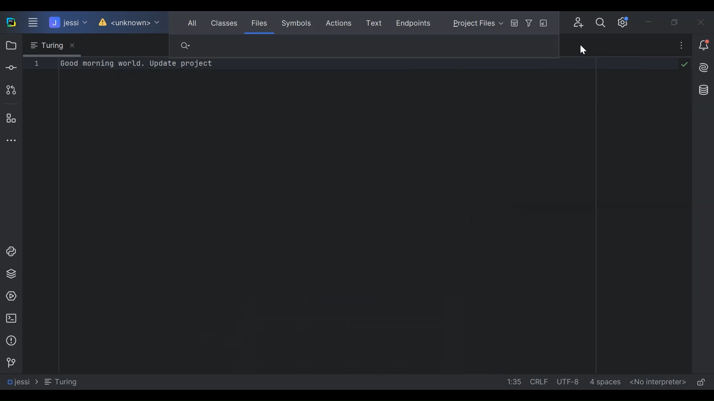 This screenshot has width=714, height=401. What do you see at coordinates (225, 23) in the screenshot?
I see `Classes` at bounding box center [225, 23].